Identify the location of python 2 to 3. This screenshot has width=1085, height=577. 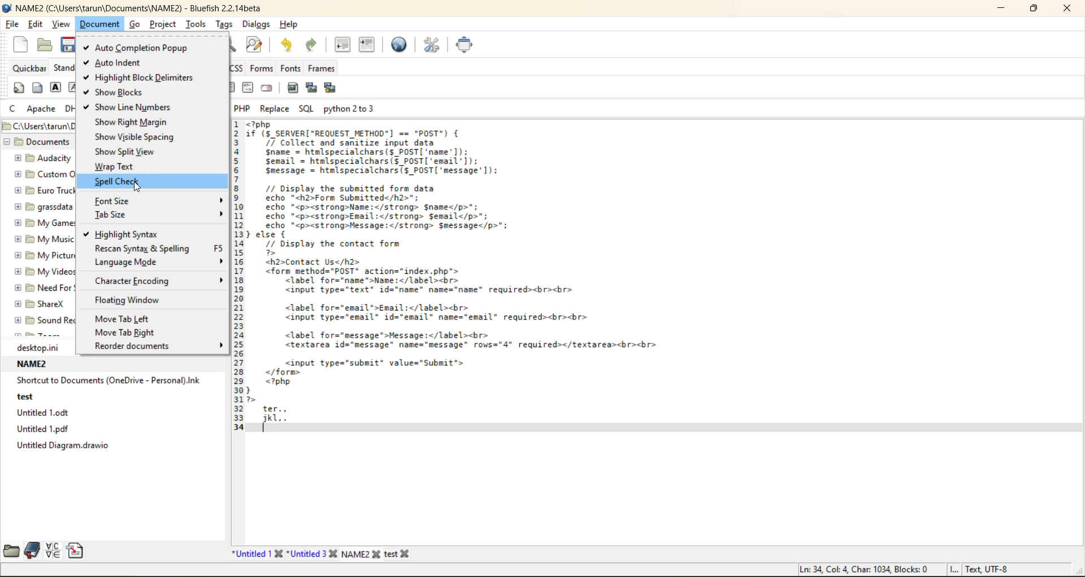
(351, 109).